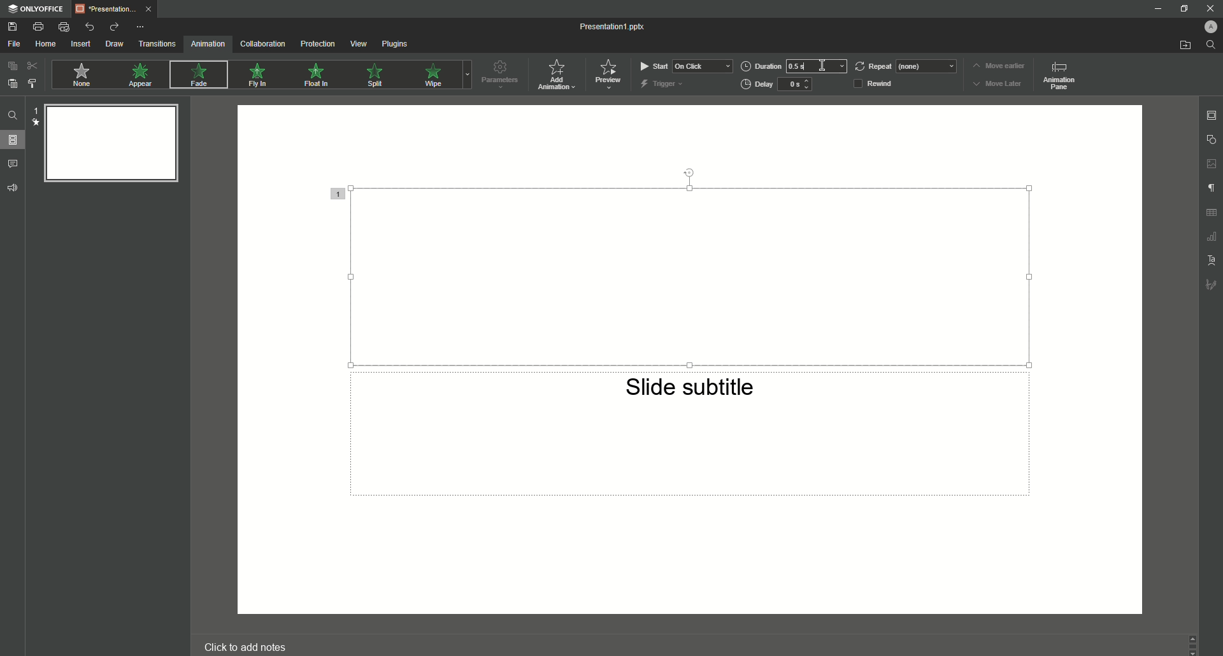 The image size is (1223, 656). Describe the element at coordinates (608, 74) in the screenshot. I see `Preview` at that location.